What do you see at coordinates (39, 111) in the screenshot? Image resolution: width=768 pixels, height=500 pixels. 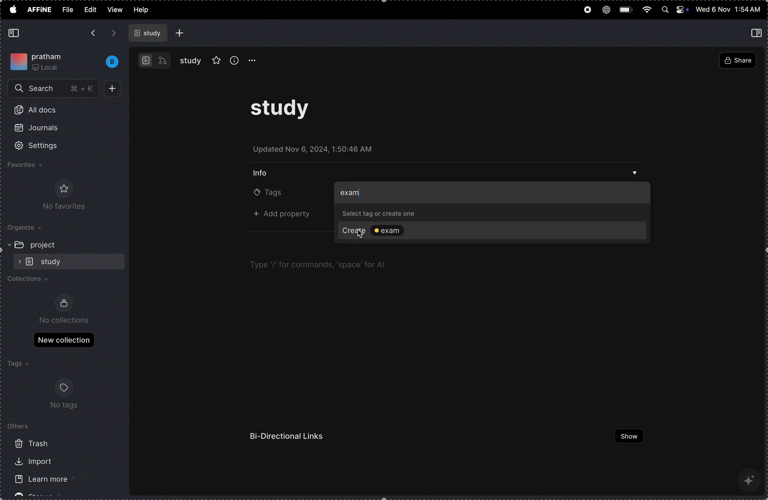 I see `all docs` at bounding box center [39, 111].